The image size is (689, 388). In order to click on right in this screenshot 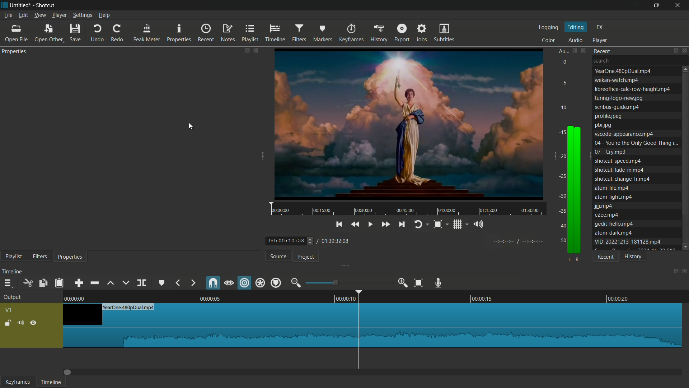, I will do `click(579, 190)`.